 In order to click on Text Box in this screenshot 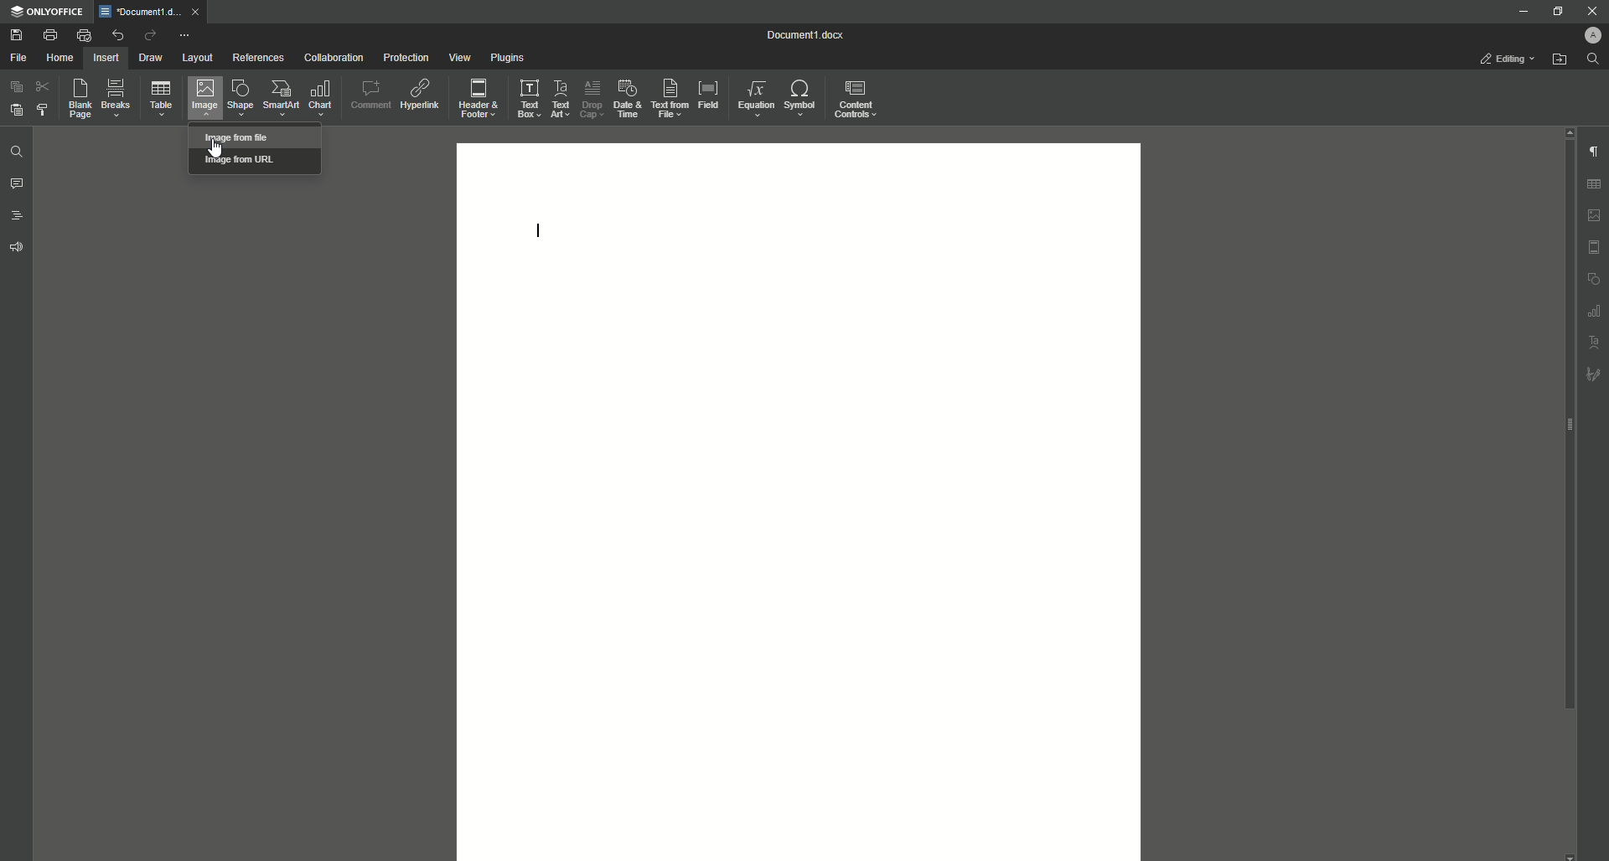, I will do `click(529, 100)`.